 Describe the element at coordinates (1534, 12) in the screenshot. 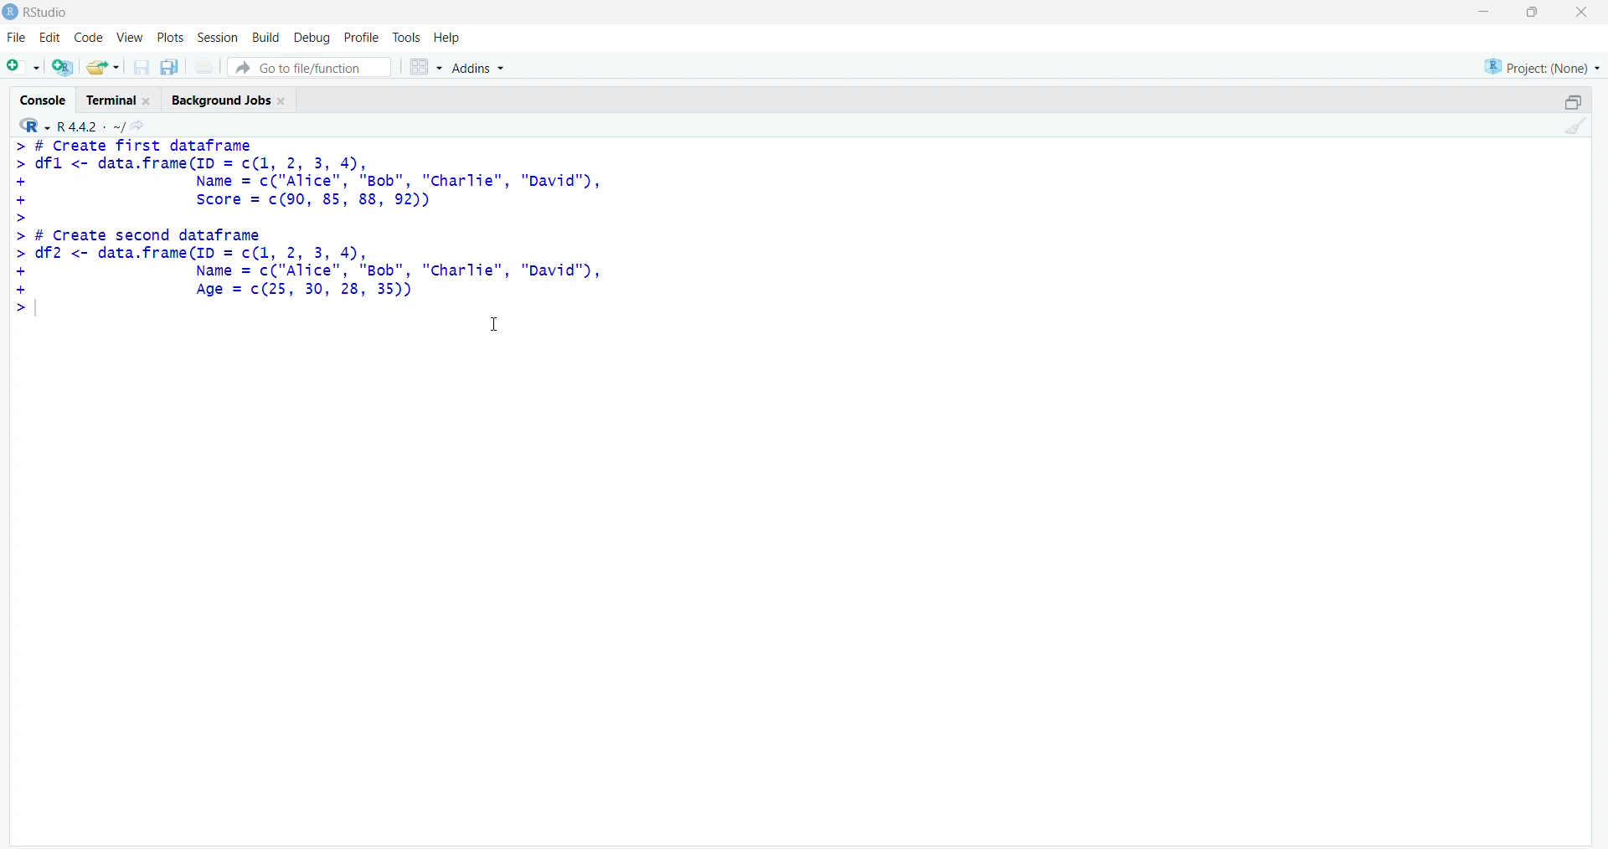

I see `maximize` at that location.